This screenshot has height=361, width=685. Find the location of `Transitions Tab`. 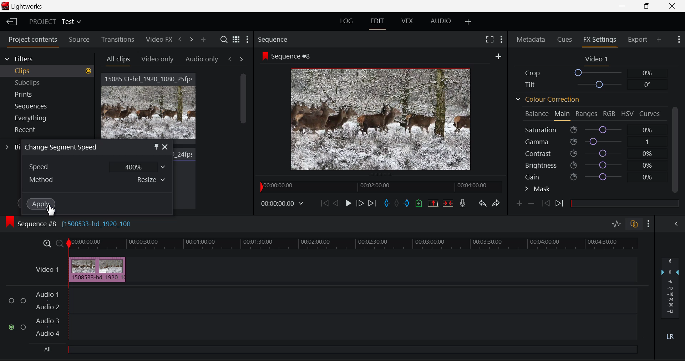

Transitions Tab is located at coordinates (119, 39).